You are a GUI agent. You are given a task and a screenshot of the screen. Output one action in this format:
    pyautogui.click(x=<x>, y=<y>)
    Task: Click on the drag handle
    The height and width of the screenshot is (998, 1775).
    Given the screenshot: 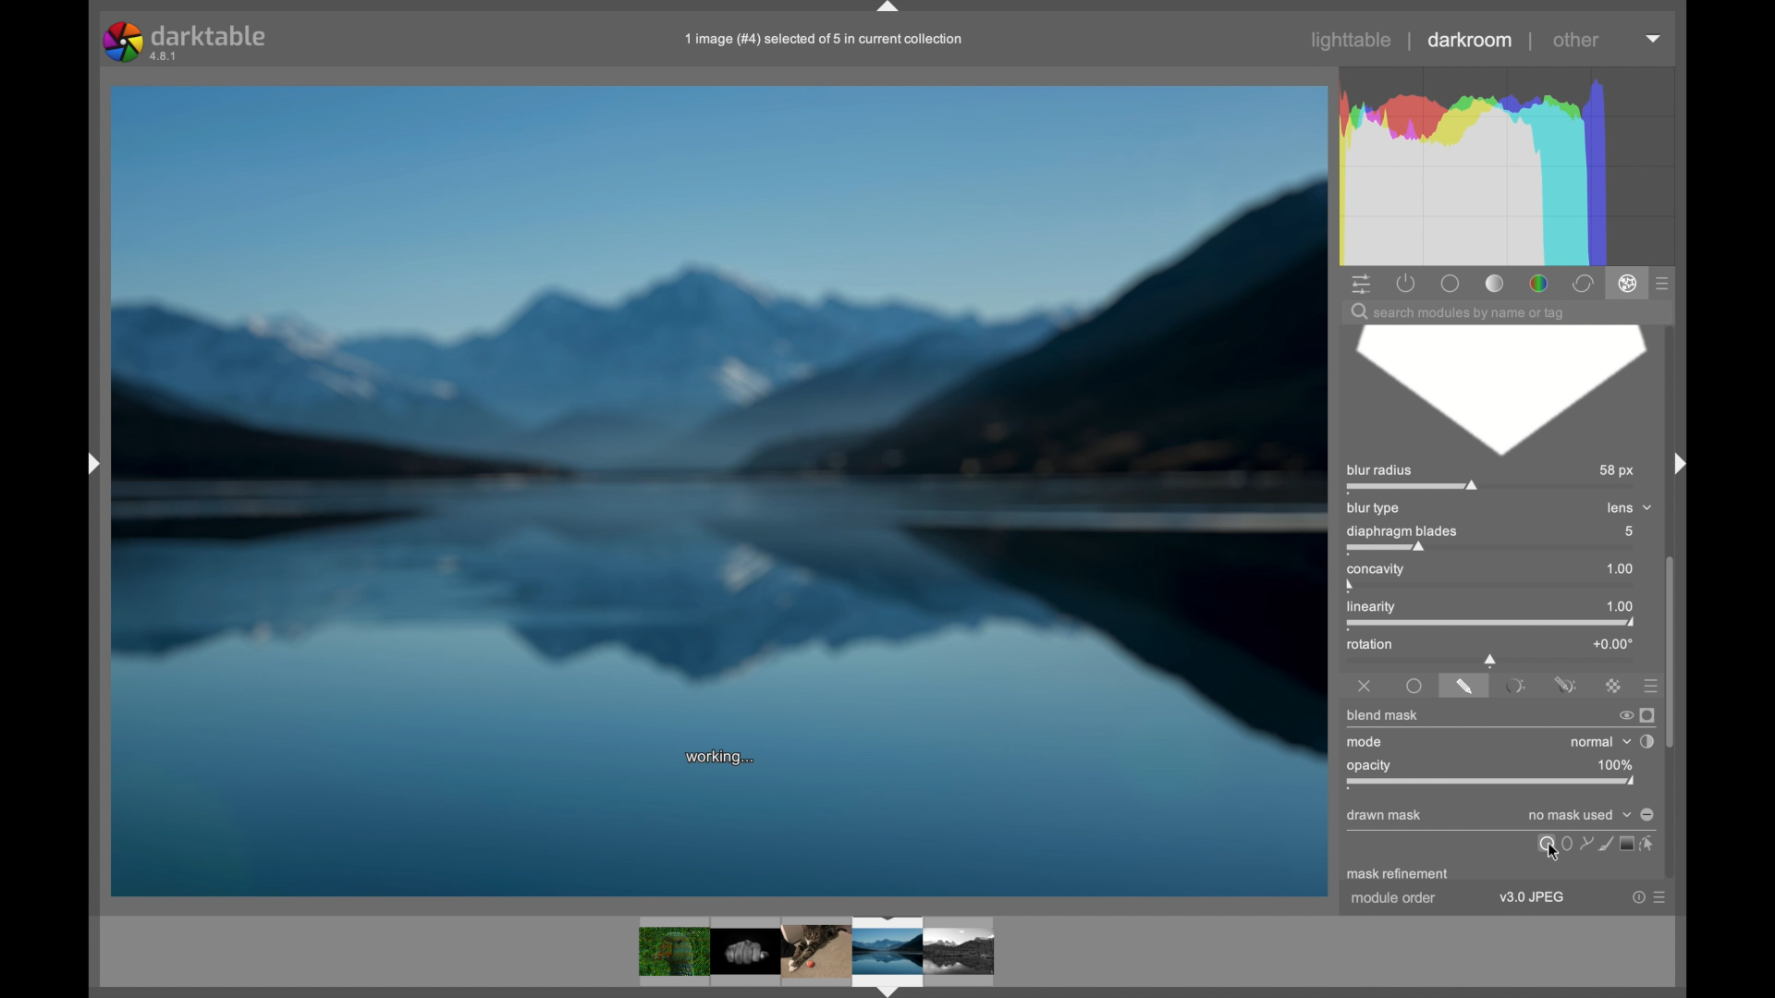 What is the action you would take?
    pyautogui.click(x=889, y=8)
    